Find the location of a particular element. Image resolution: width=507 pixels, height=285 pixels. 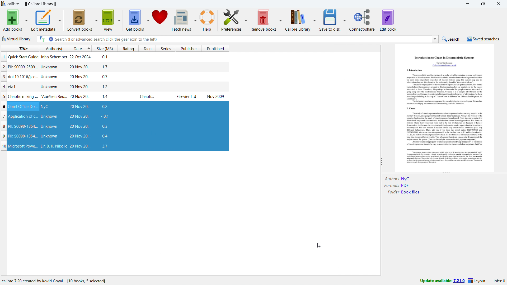

edit metadata options is located at coordinates (60, 20).